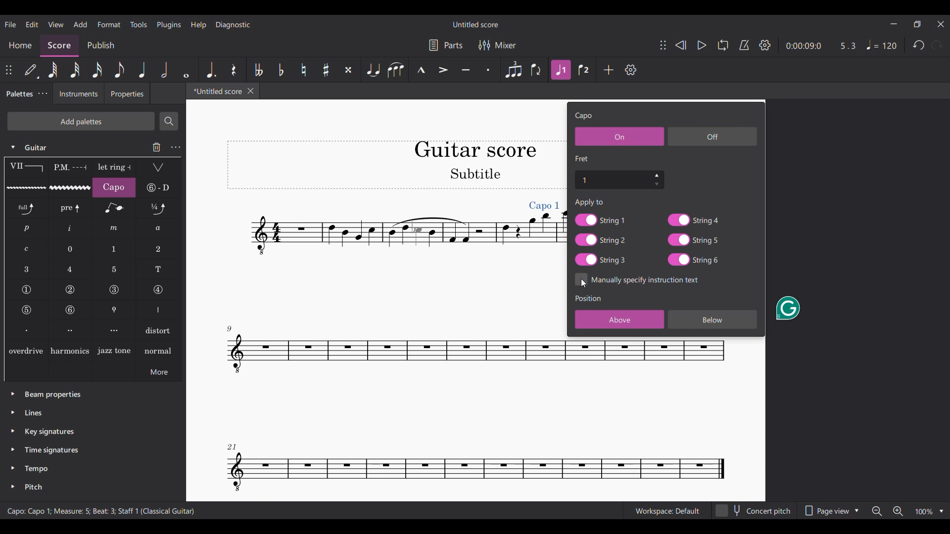  Describe the element at coordinates (71, 208) in the screenshot. I see `Pre-bend` at that location.